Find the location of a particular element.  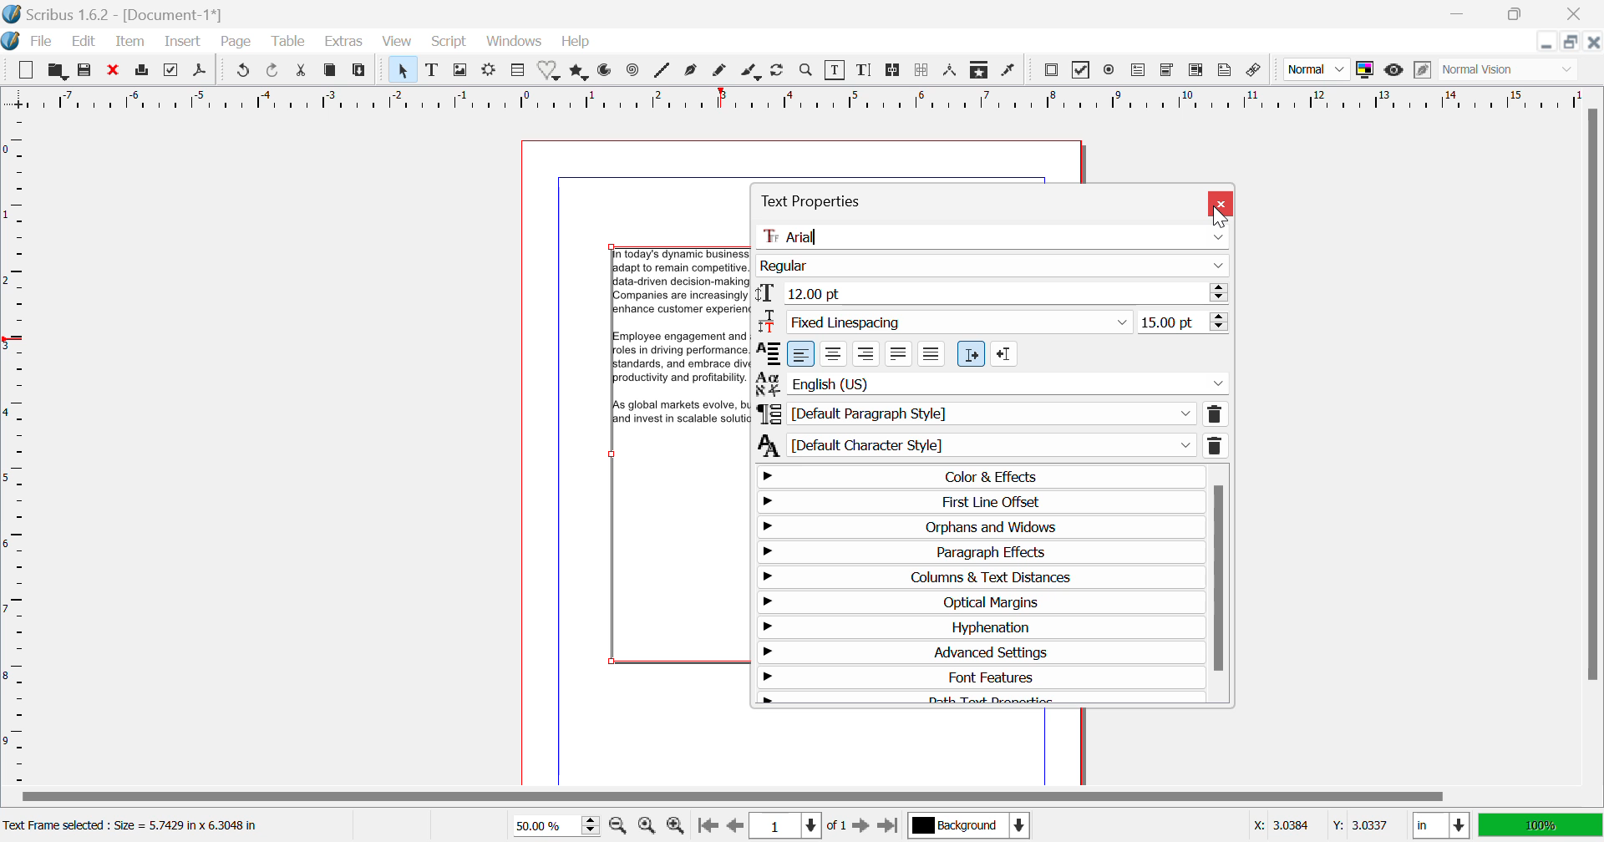

Image preview quality is located at coordinates (1318, 69).